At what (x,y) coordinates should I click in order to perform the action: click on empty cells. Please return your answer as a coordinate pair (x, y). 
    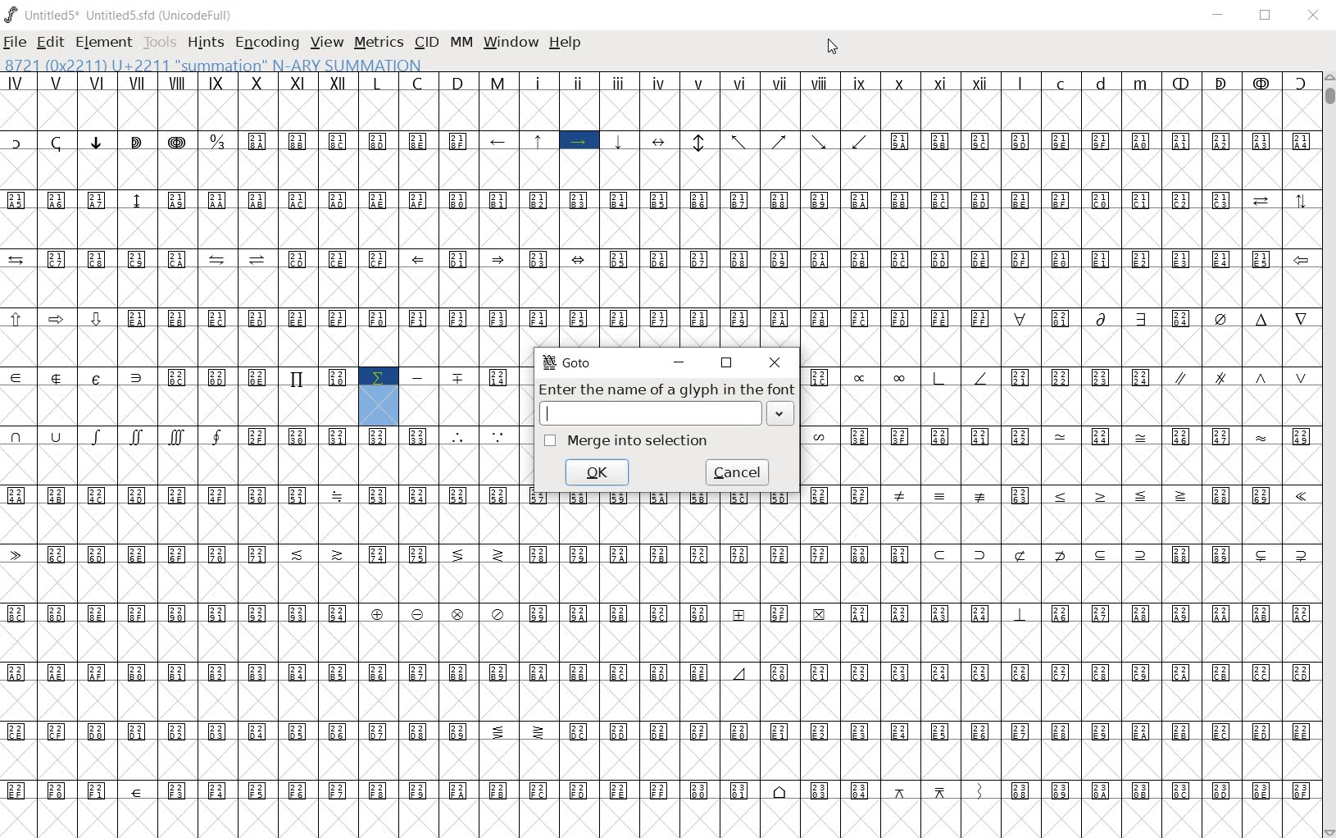
    Looking at the image, I should click on (661, 699).